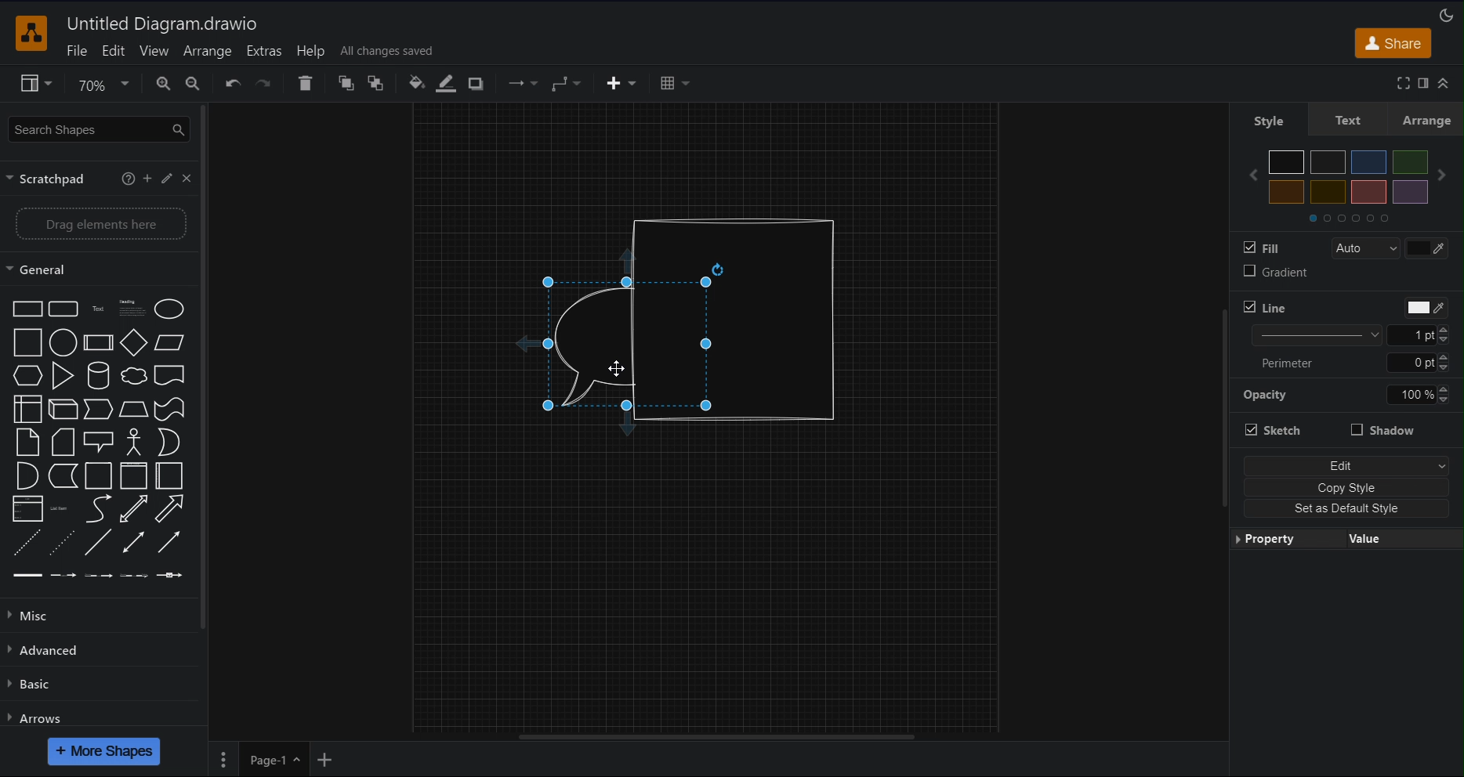 The width and height of the screenshot is (1464, 777). I want to click on Fill, so click(1261, 248).